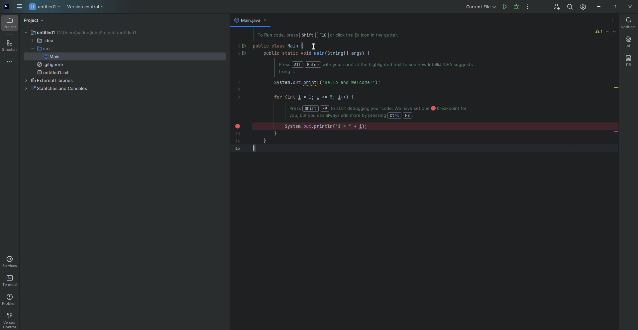 This screenshot has width=638, height=330. What do you see at coordinates (628, 61) in the screenshot?
I see `Database` at bounding box center [628, 61].